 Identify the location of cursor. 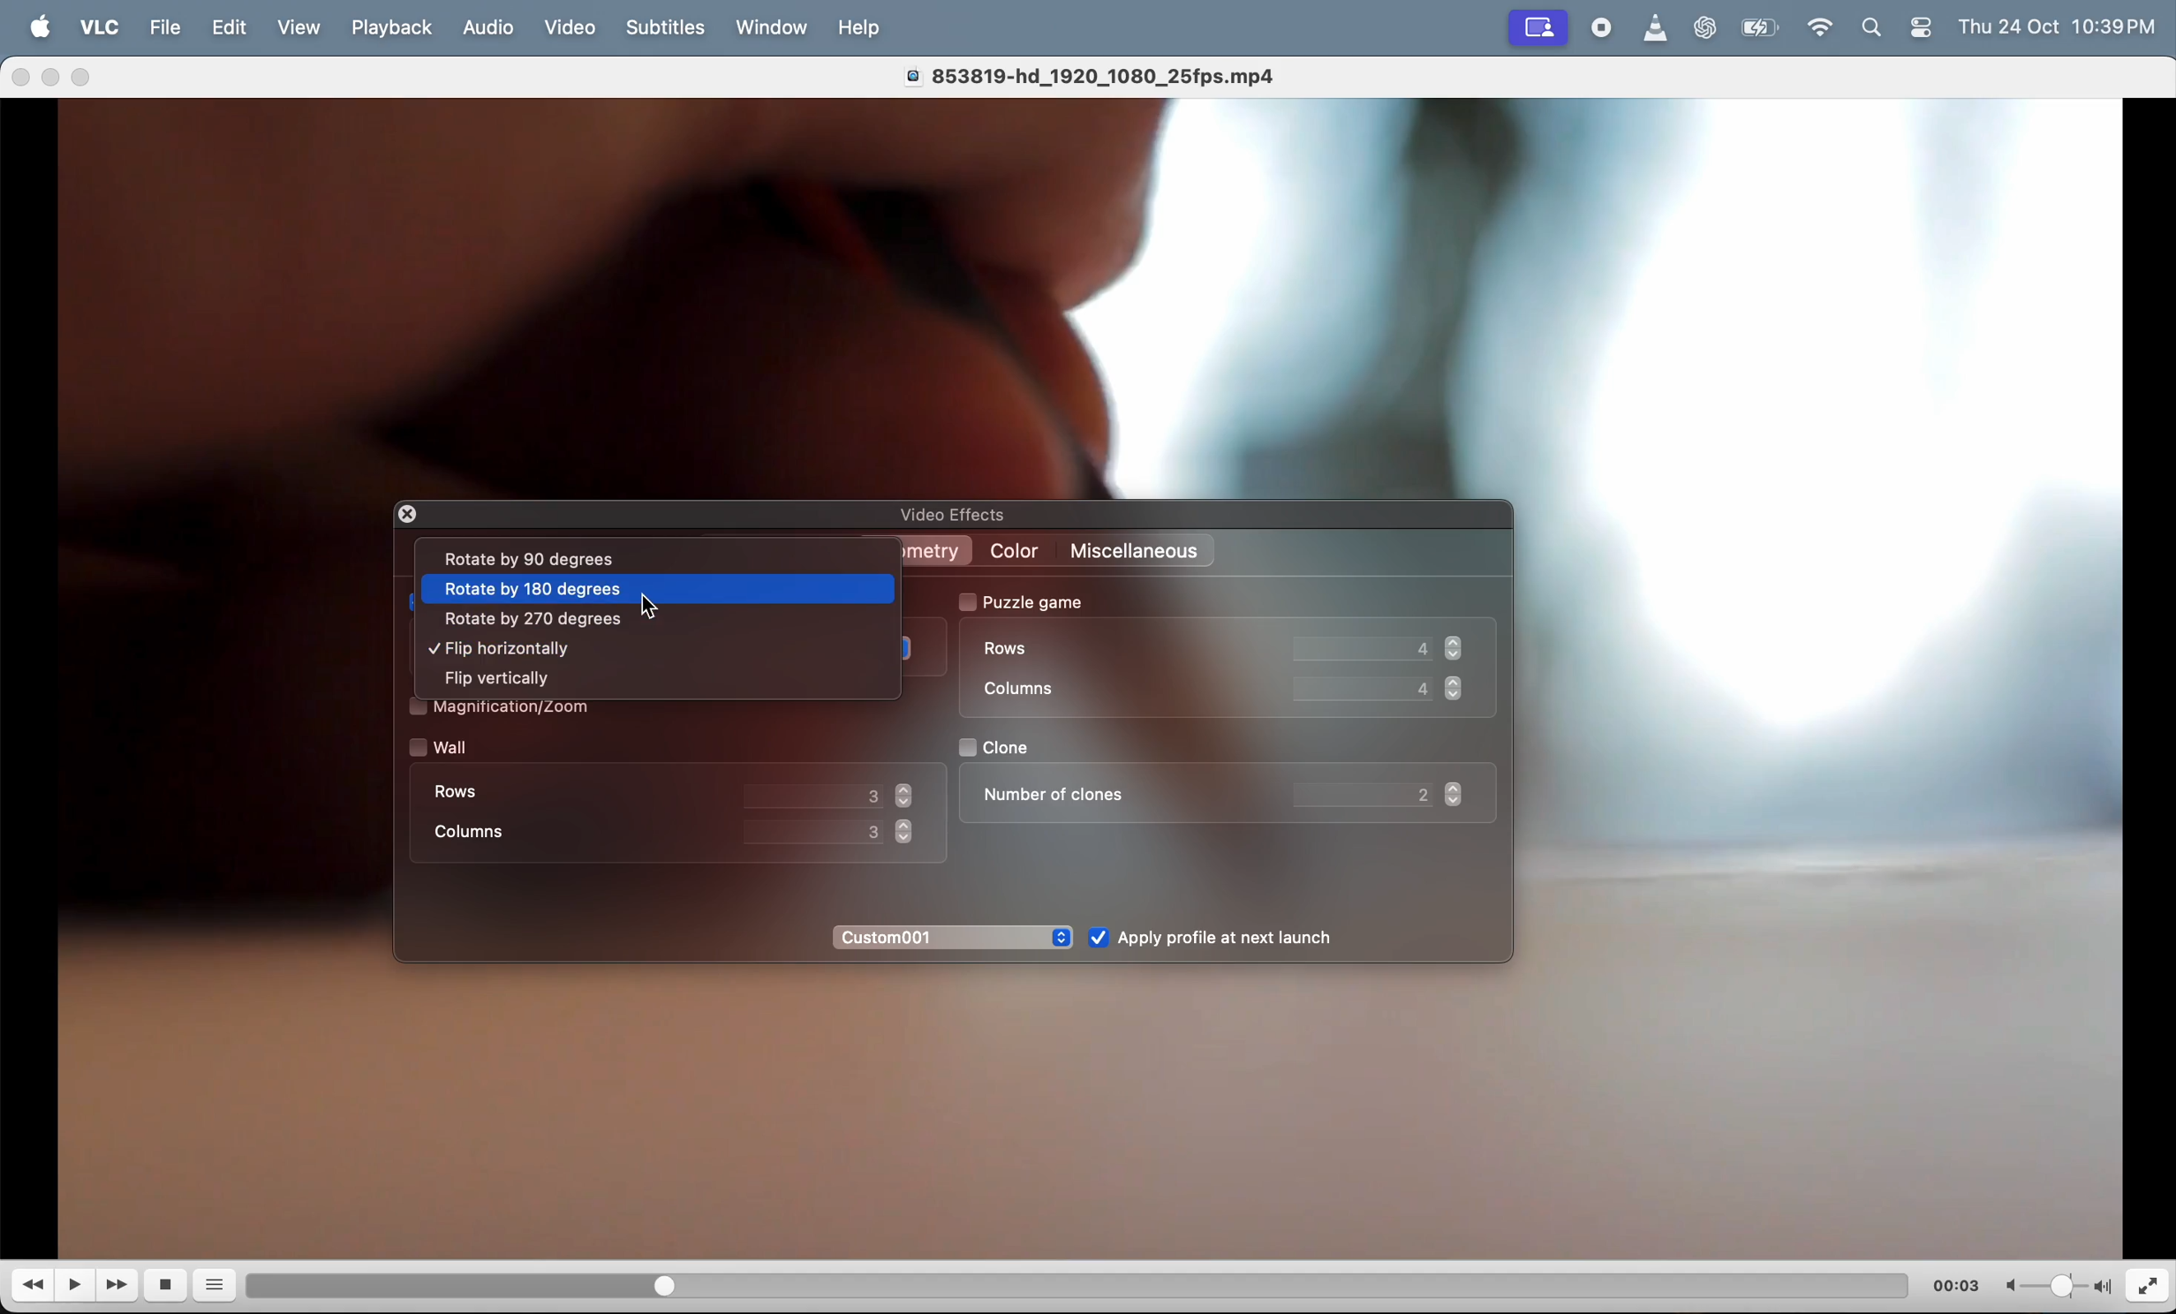
(655, 609).